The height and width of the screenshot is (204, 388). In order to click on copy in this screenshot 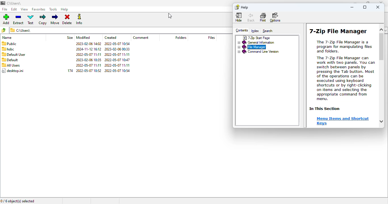, I will do `click(43, 20)`.